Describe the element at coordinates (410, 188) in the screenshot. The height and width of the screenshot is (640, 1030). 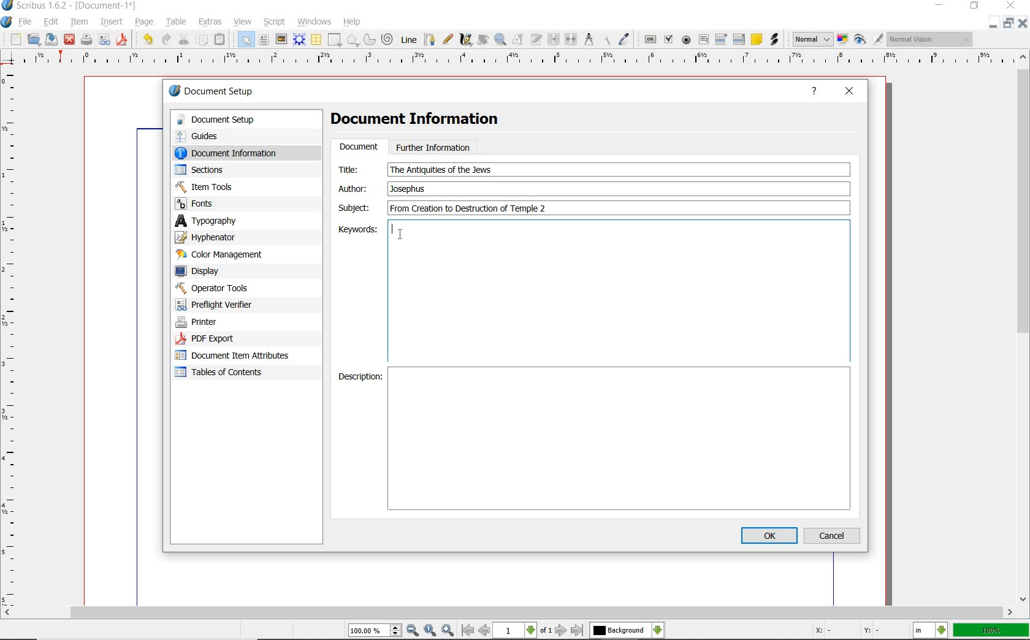
I see `Author Text` at that location.